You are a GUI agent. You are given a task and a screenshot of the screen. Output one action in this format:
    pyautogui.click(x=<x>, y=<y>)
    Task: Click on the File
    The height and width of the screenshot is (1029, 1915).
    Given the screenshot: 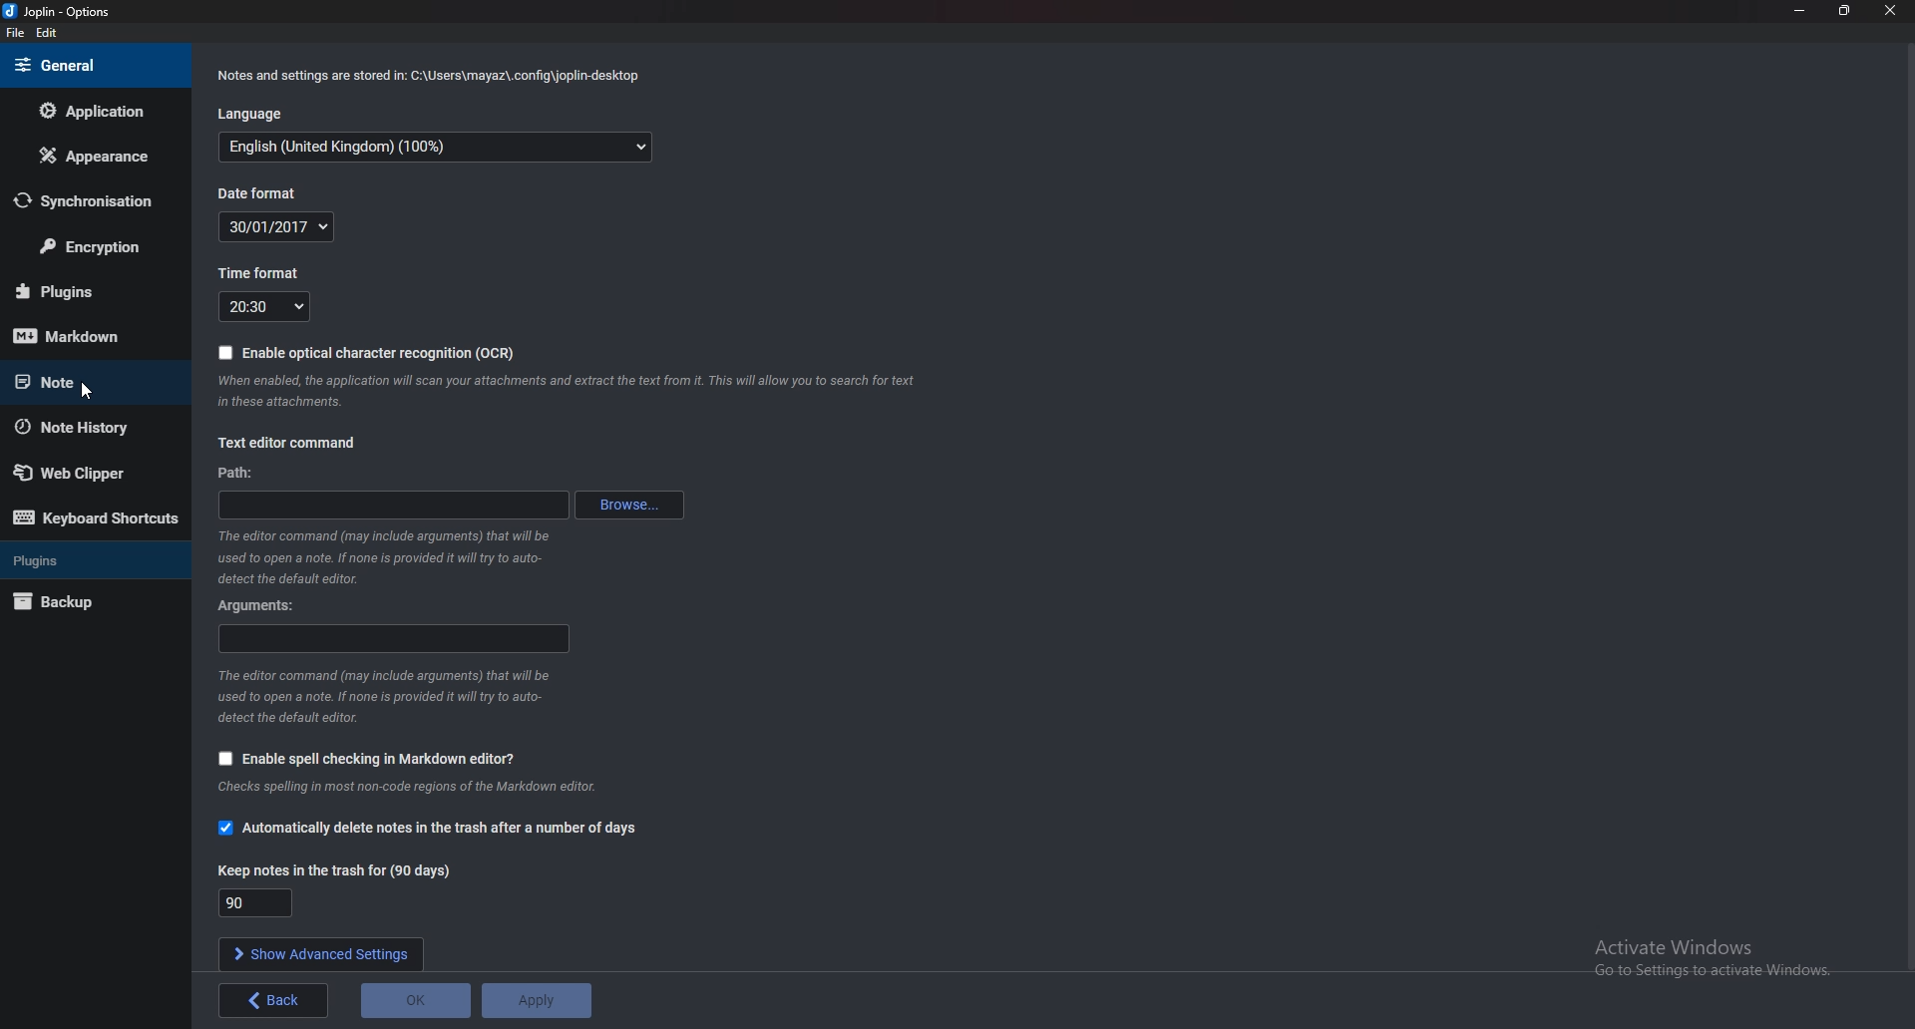 What is the action you would take?
    pyautogui.click(x=18, y=34)
    